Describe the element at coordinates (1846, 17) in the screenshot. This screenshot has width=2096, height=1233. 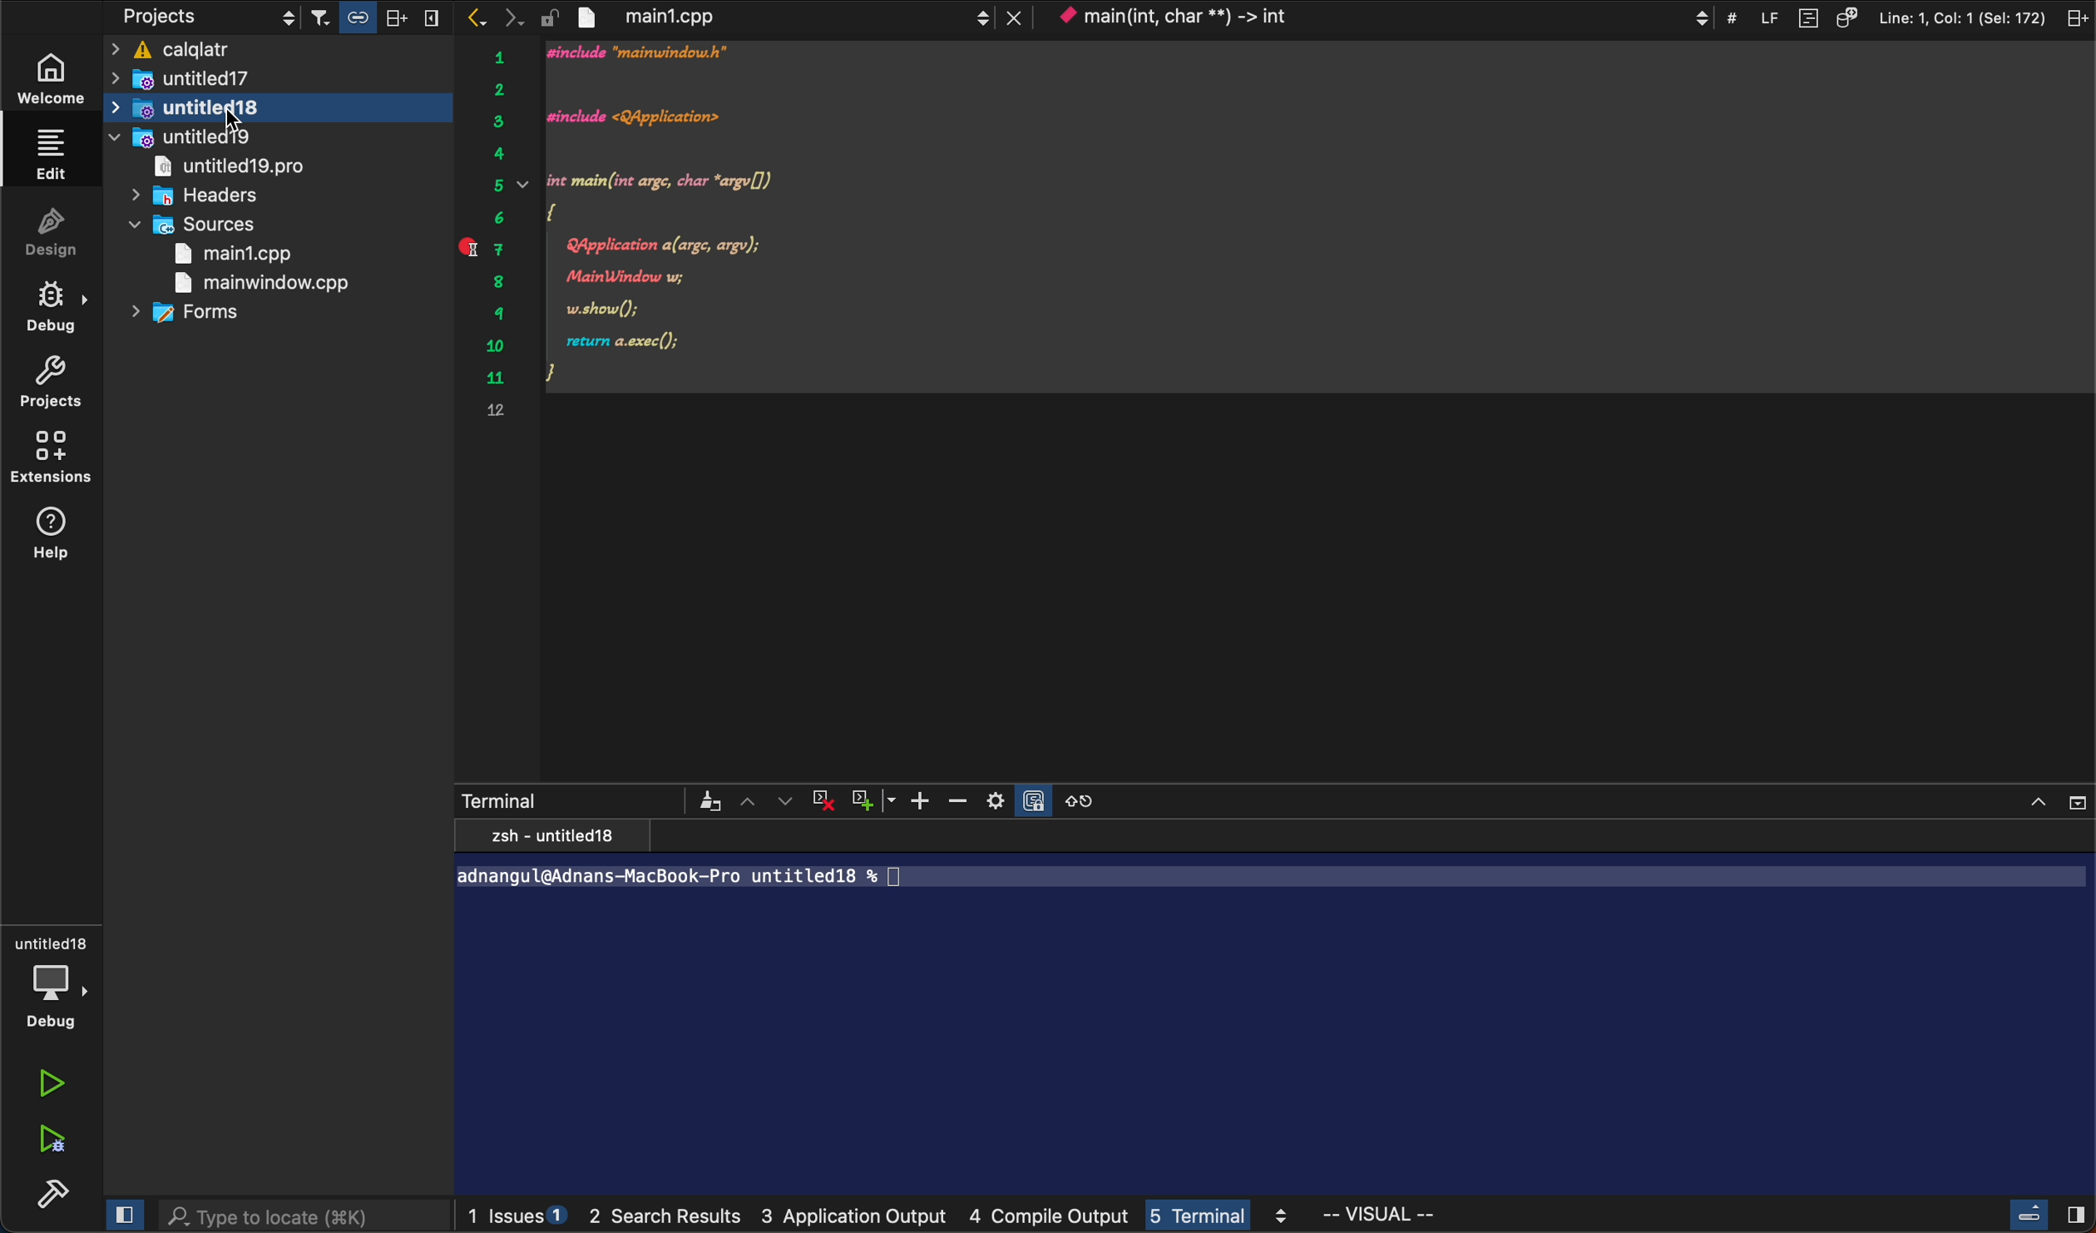
I see `source code` at that location.